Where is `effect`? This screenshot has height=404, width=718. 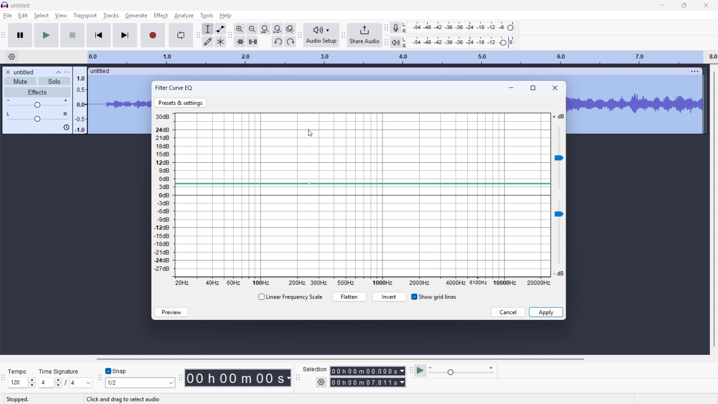
effect is located at coordinates (160, 15).